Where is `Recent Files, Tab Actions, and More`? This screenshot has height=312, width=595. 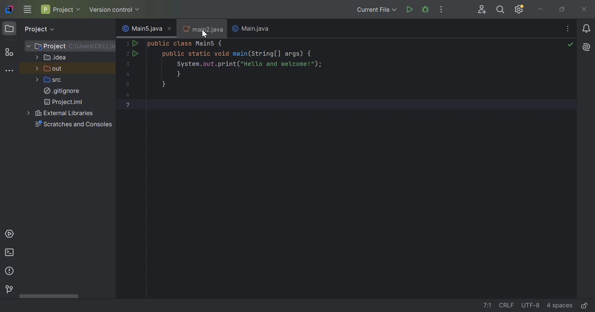
Recent Files, Tab Actions, and More is located at coordinates (568, 28).